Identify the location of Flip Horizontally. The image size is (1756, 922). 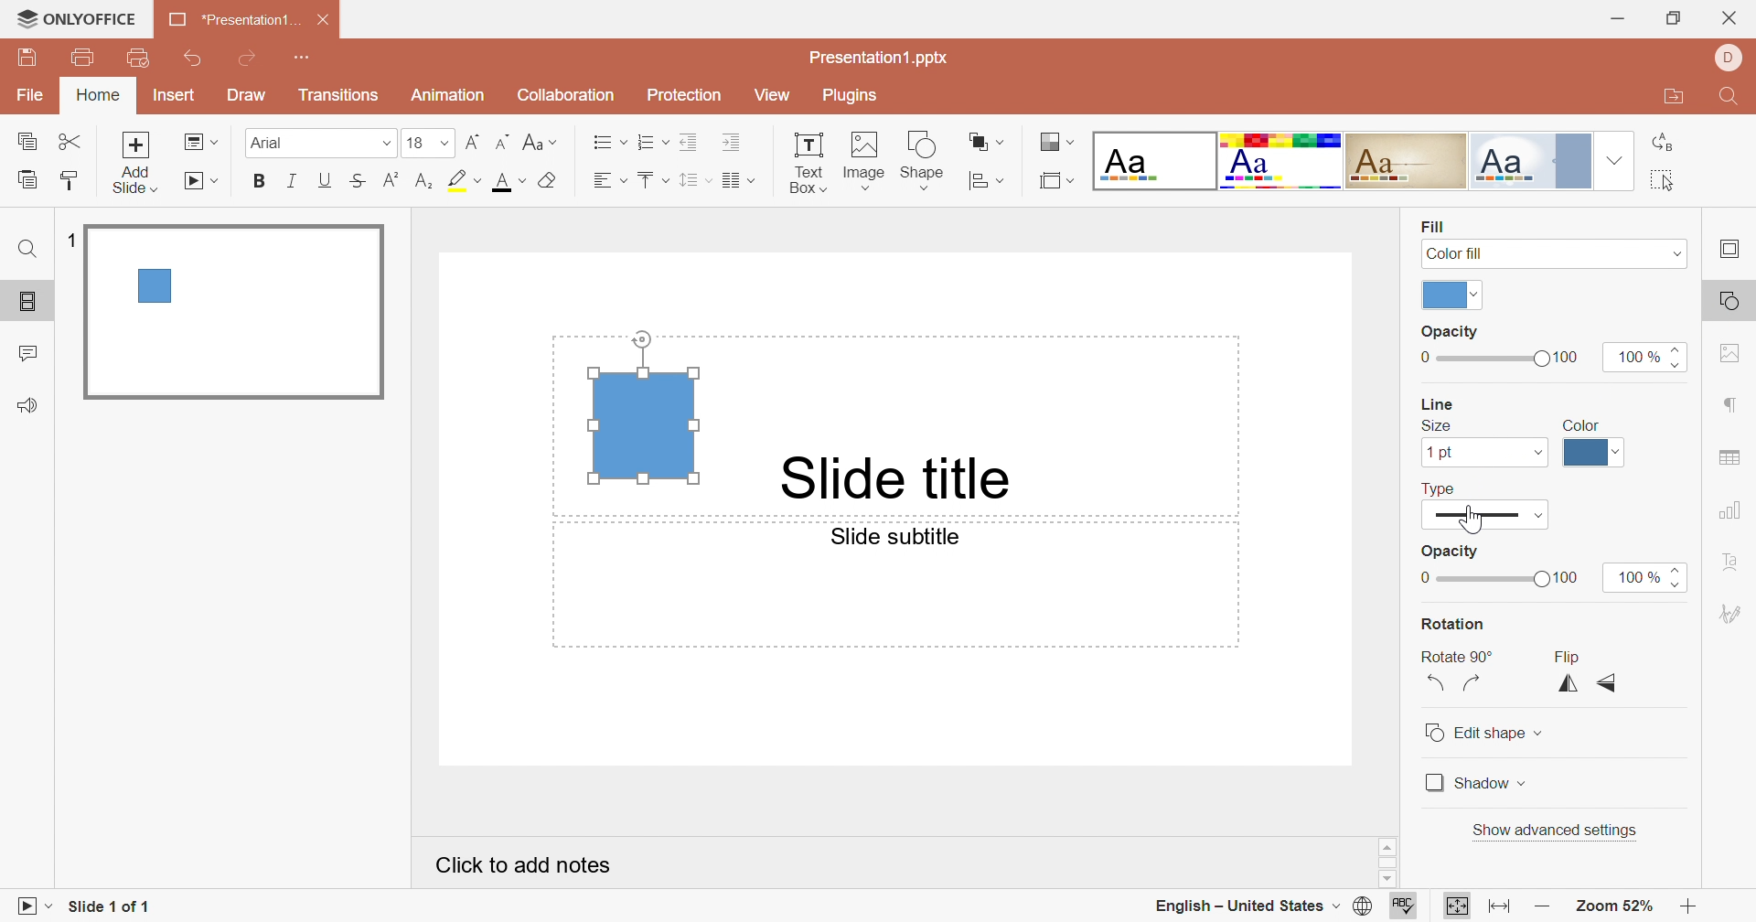
(1563, 686).